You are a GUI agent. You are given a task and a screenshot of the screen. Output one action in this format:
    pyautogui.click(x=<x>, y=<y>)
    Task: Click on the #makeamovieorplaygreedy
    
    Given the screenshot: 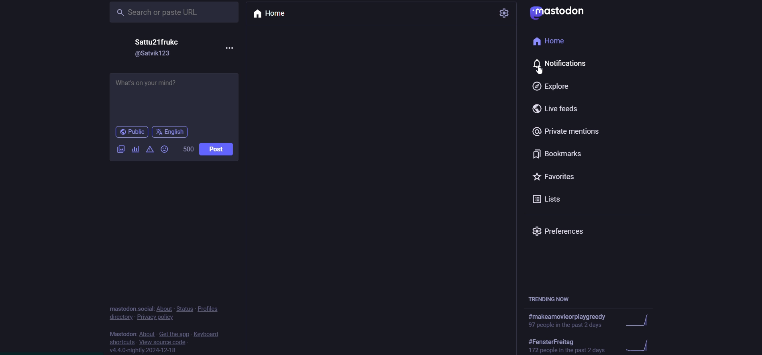 What is the action you would take?
    pyautogui.click(x=568, y=316)
    